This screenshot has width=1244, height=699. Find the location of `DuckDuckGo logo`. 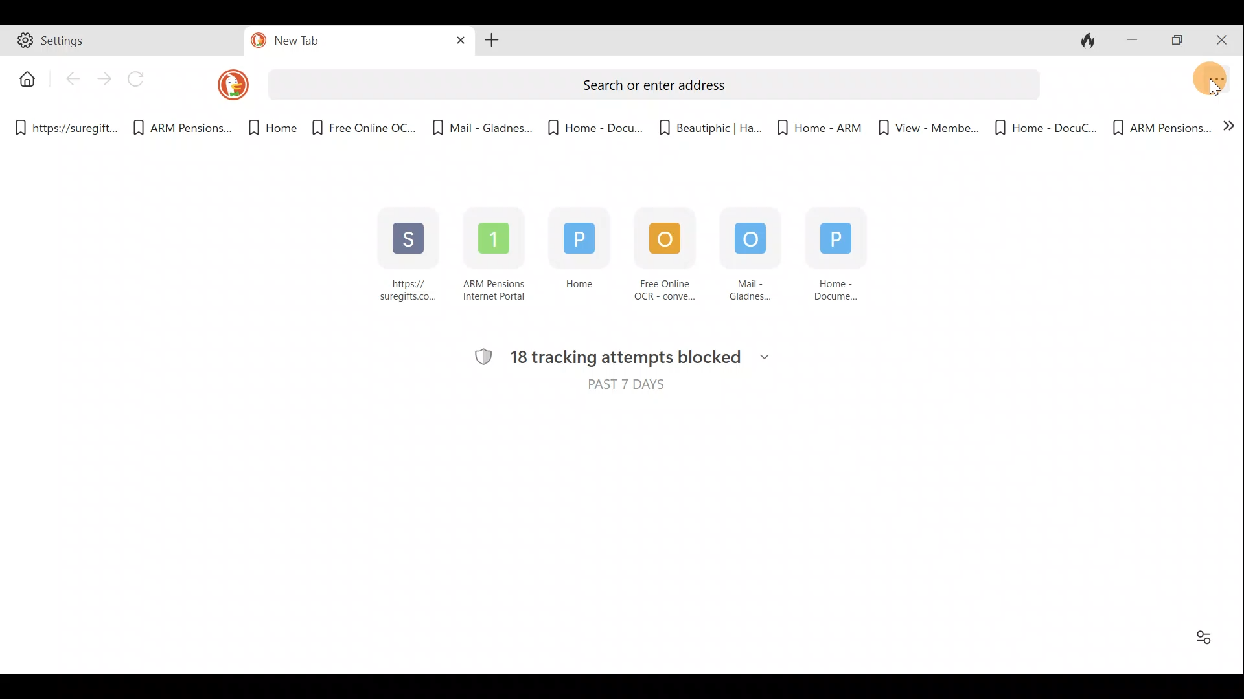

DuckDuckGo logo is located at coordinates (223, 84).